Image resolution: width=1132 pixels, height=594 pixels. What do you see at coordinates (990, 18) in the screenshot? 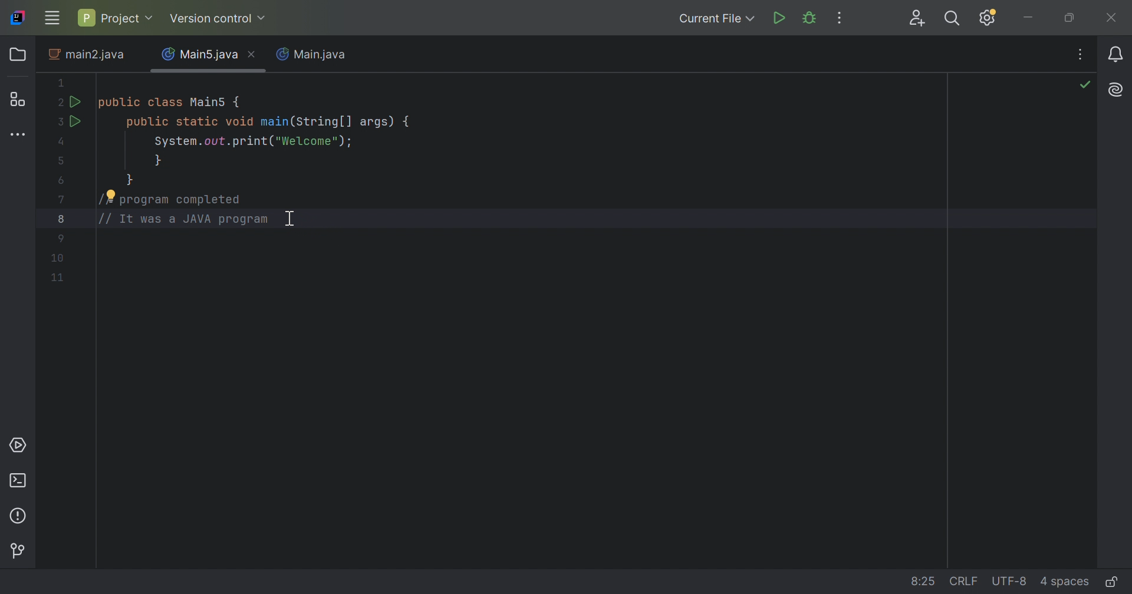
I see `Updates available. IDE and Project Settings.` at bounding box center [990, 18].